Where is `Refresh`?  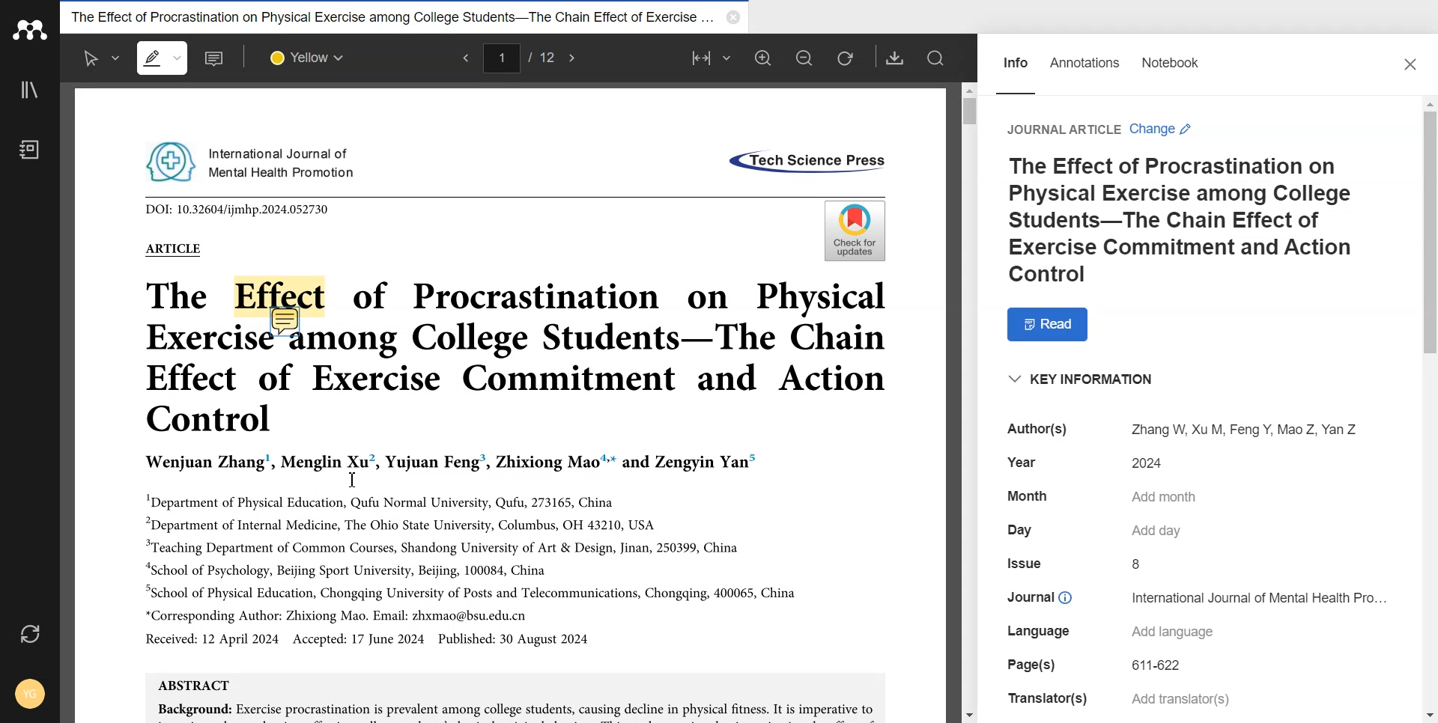 Refresh is located at coordinates (845, 58).